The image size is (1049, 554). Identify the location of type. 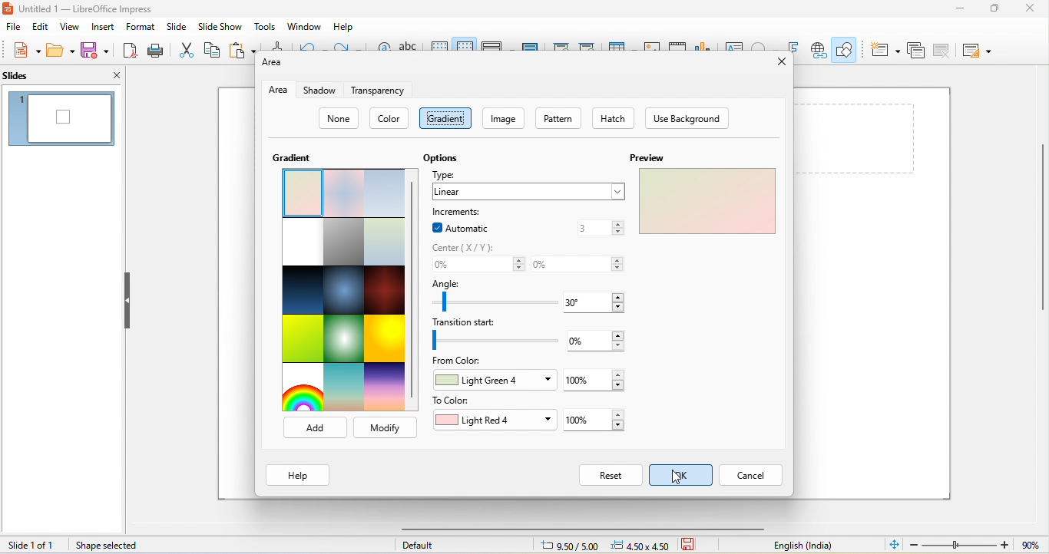
(443, 175).